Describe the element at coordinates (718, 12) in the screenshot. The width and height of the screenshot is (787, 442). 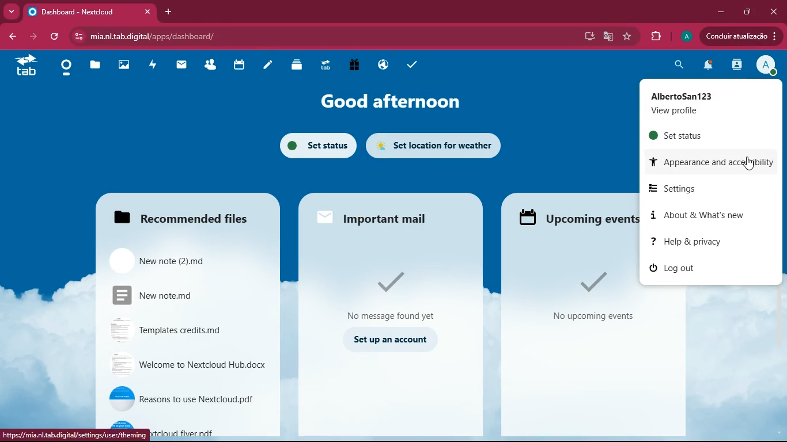
I see `minimize` at that location.